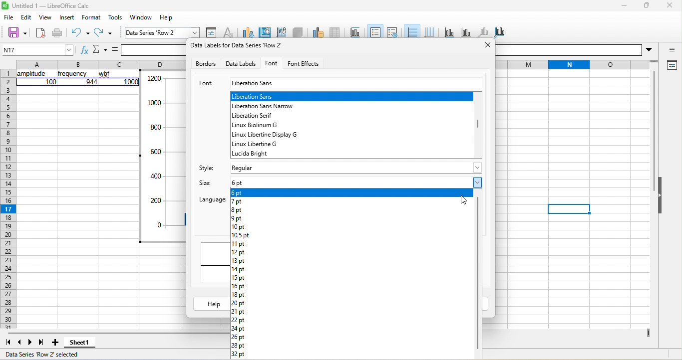  I want to click on liberation serif, so click(257, 116).